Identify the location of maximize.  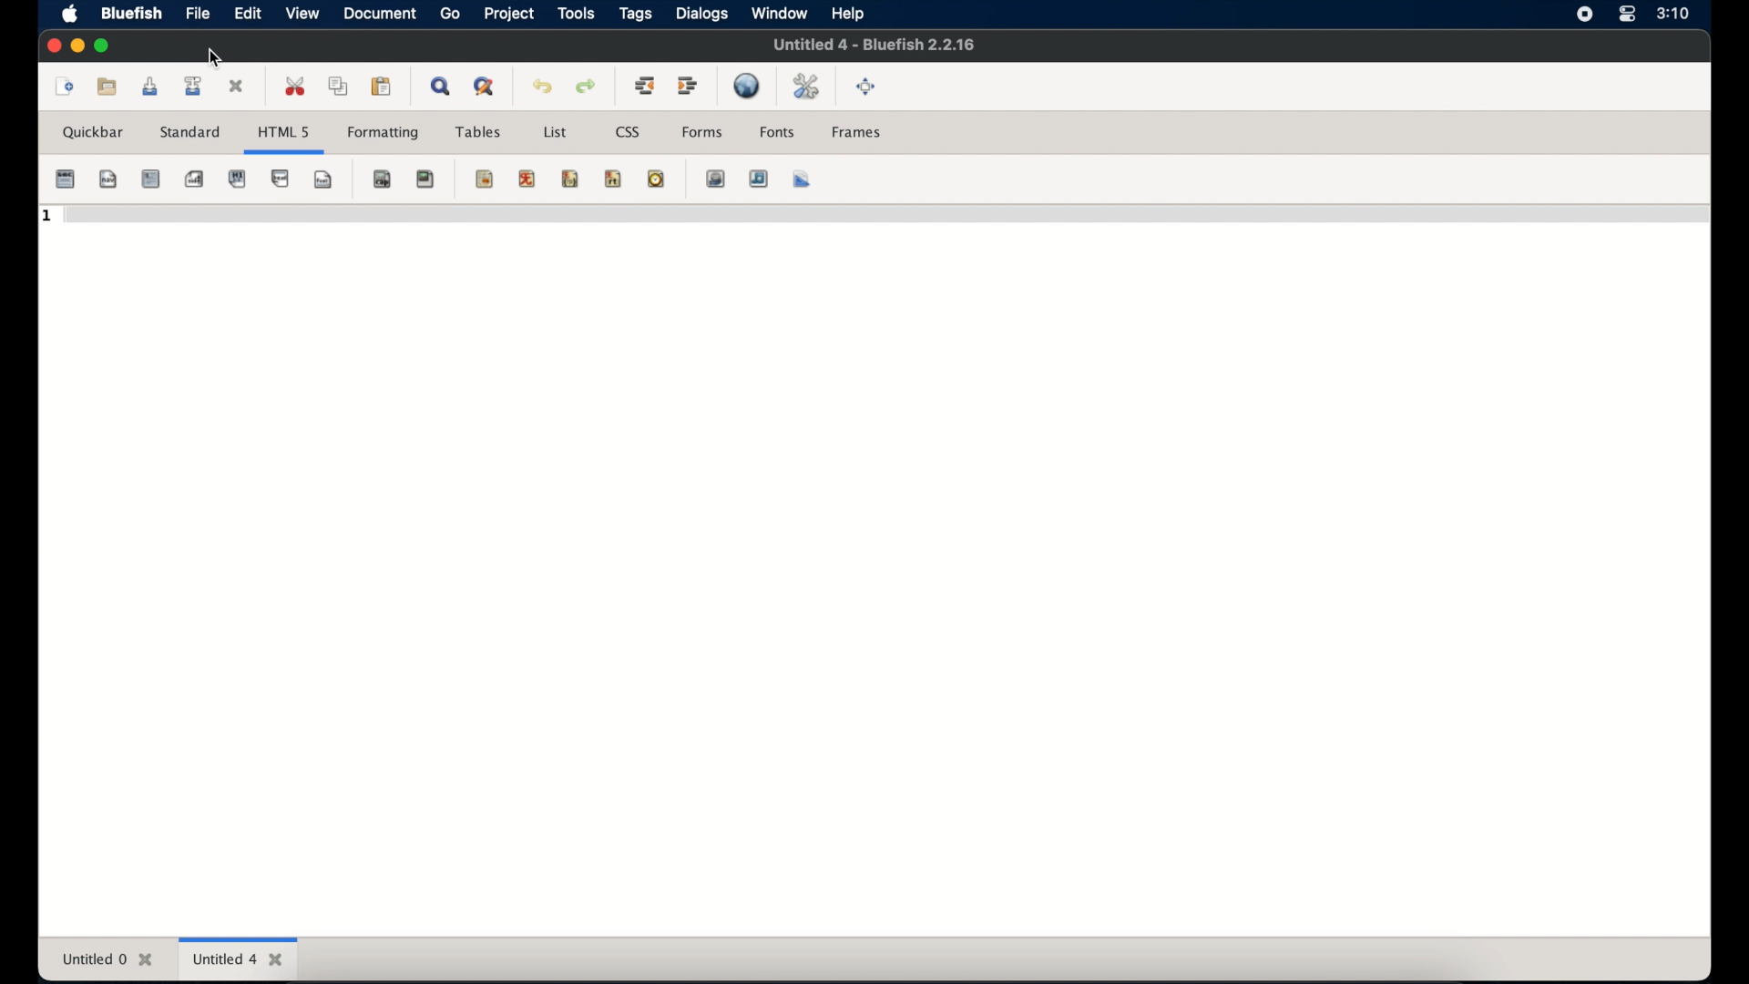
(104, 46).